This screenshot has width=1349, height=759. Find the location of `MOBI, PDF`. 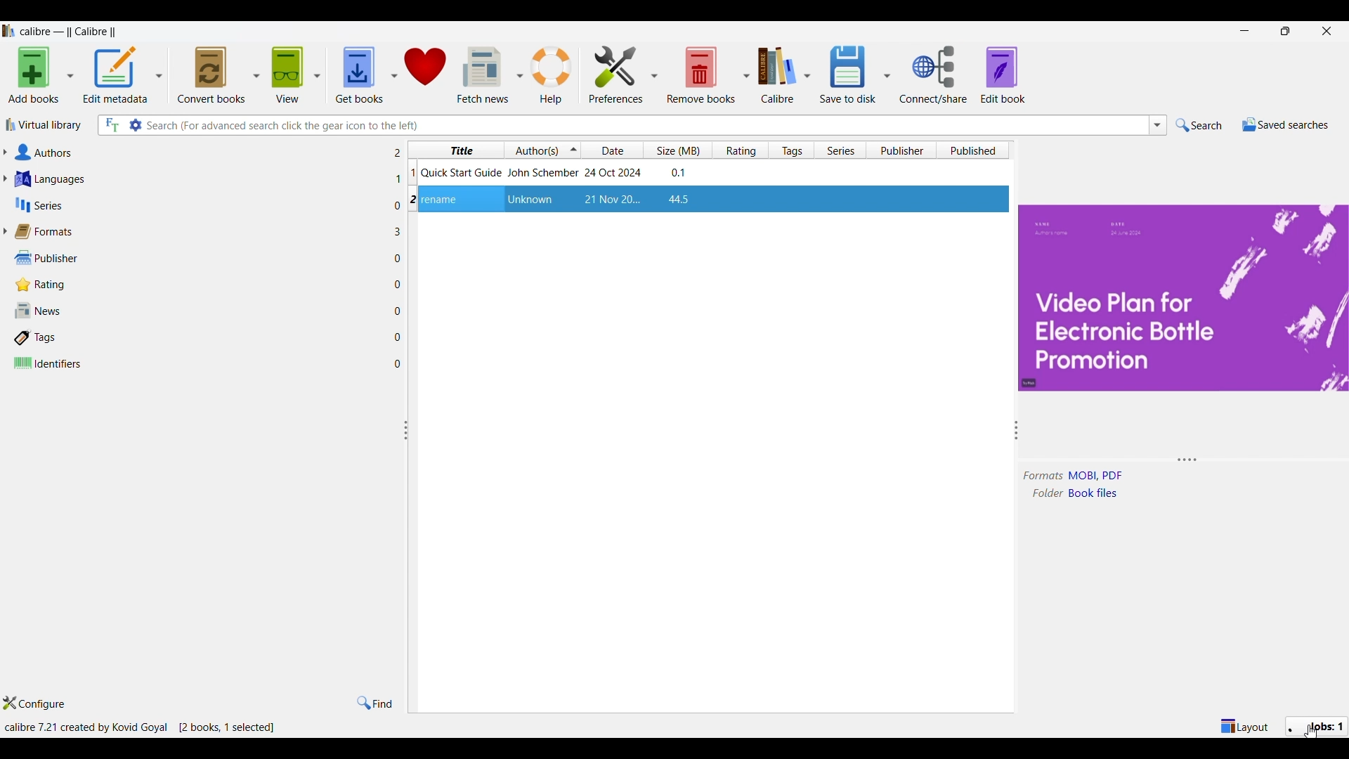

MOBI, PDF is located at coordinates (1106, 475).